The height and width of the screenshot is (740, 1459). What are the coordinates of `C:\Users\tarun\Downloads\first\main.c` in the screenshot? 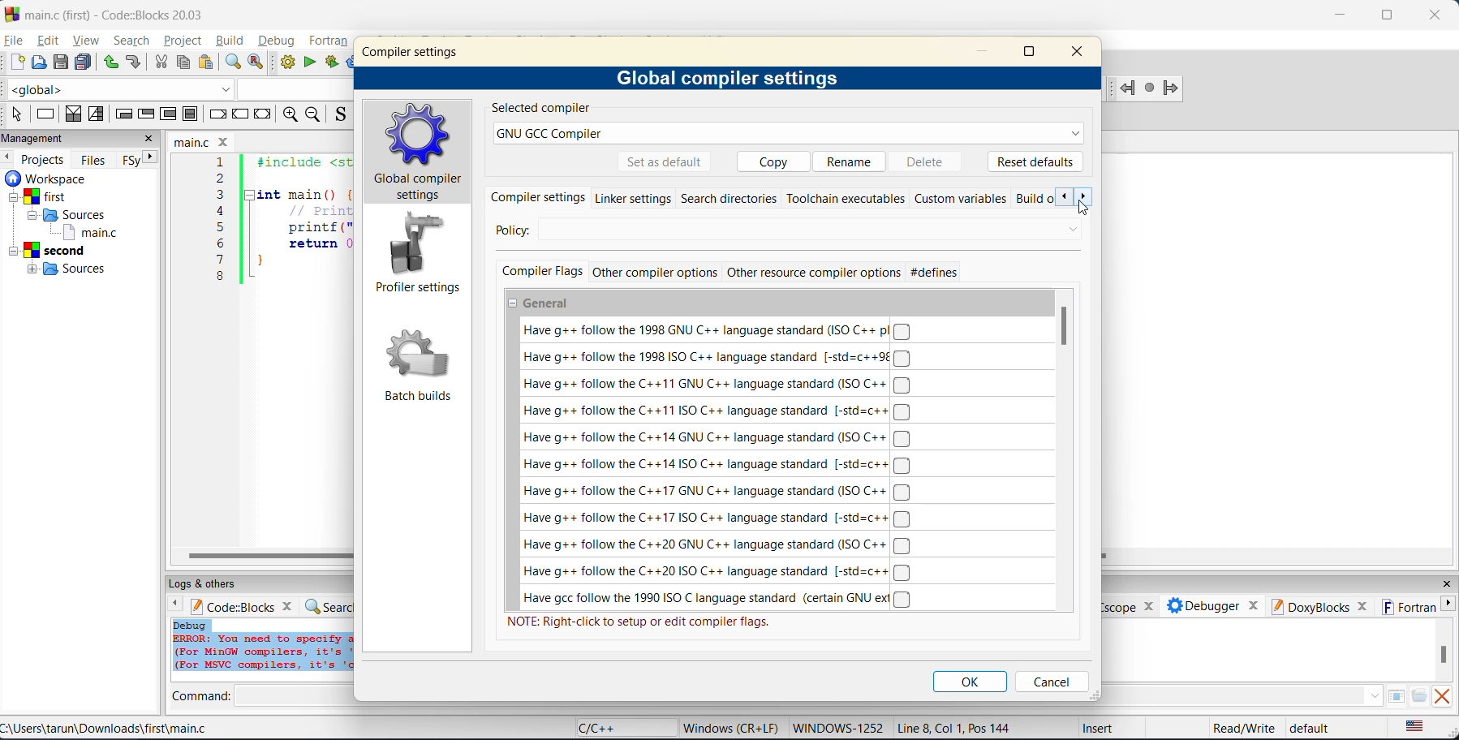 It's located at (109, 728).